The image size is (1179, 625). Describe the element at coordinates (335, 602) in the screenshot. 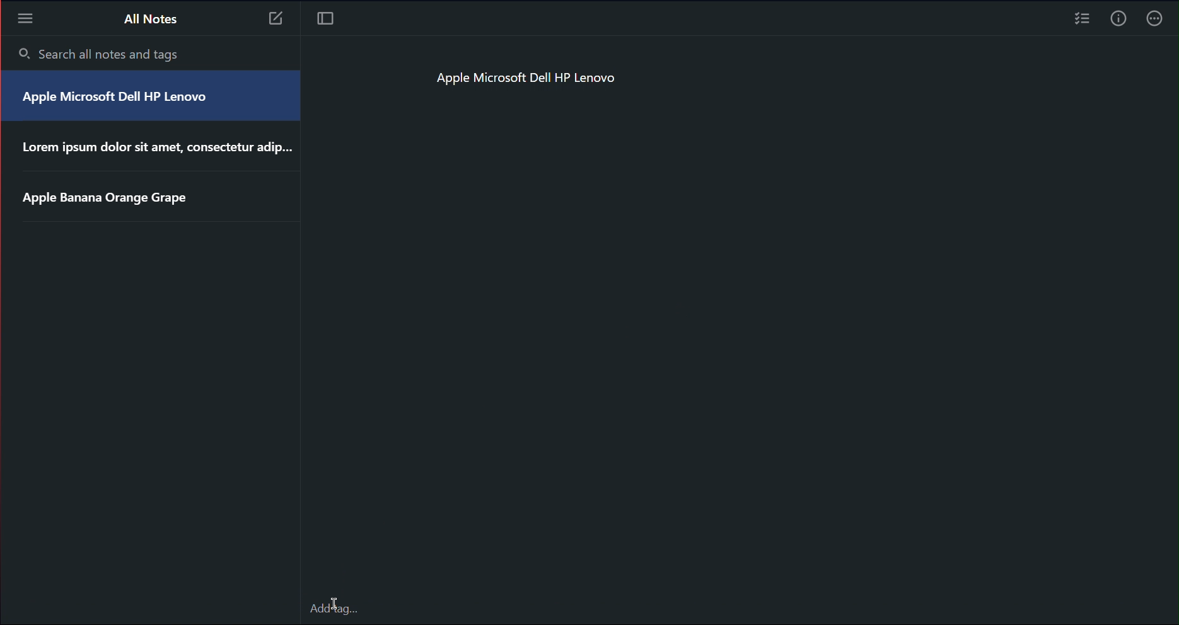

I see `Cursor` at that location.